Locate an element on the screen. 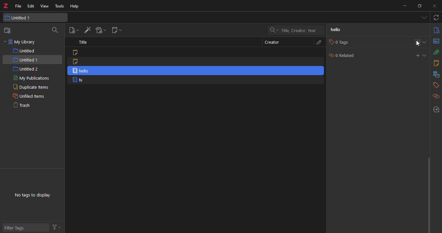 The image size is (442, 233). hi is located at coordinates (79, 80).